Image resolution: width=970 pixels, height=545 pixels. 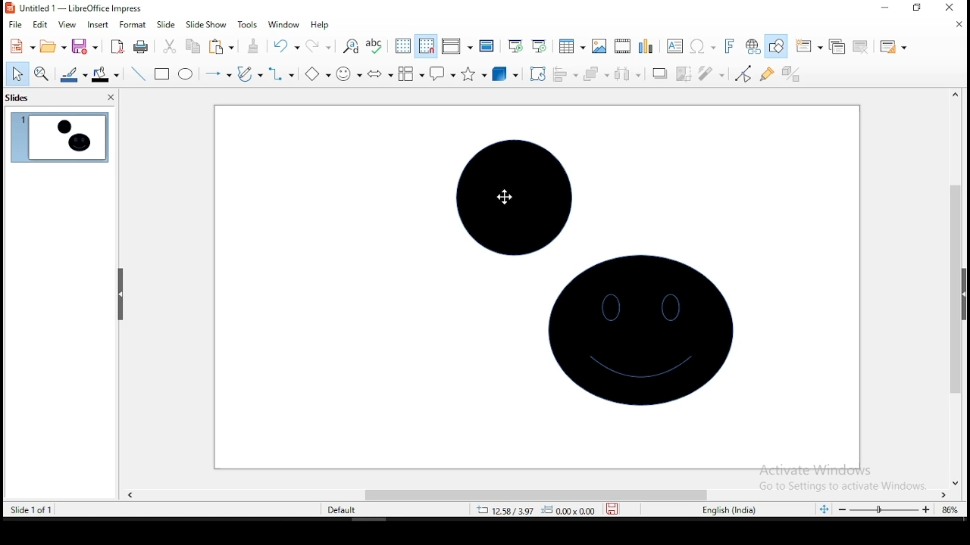 What do you see at coordinates (85, 48) in the screenshot?
I see `save` at bounding box center [85, 48].